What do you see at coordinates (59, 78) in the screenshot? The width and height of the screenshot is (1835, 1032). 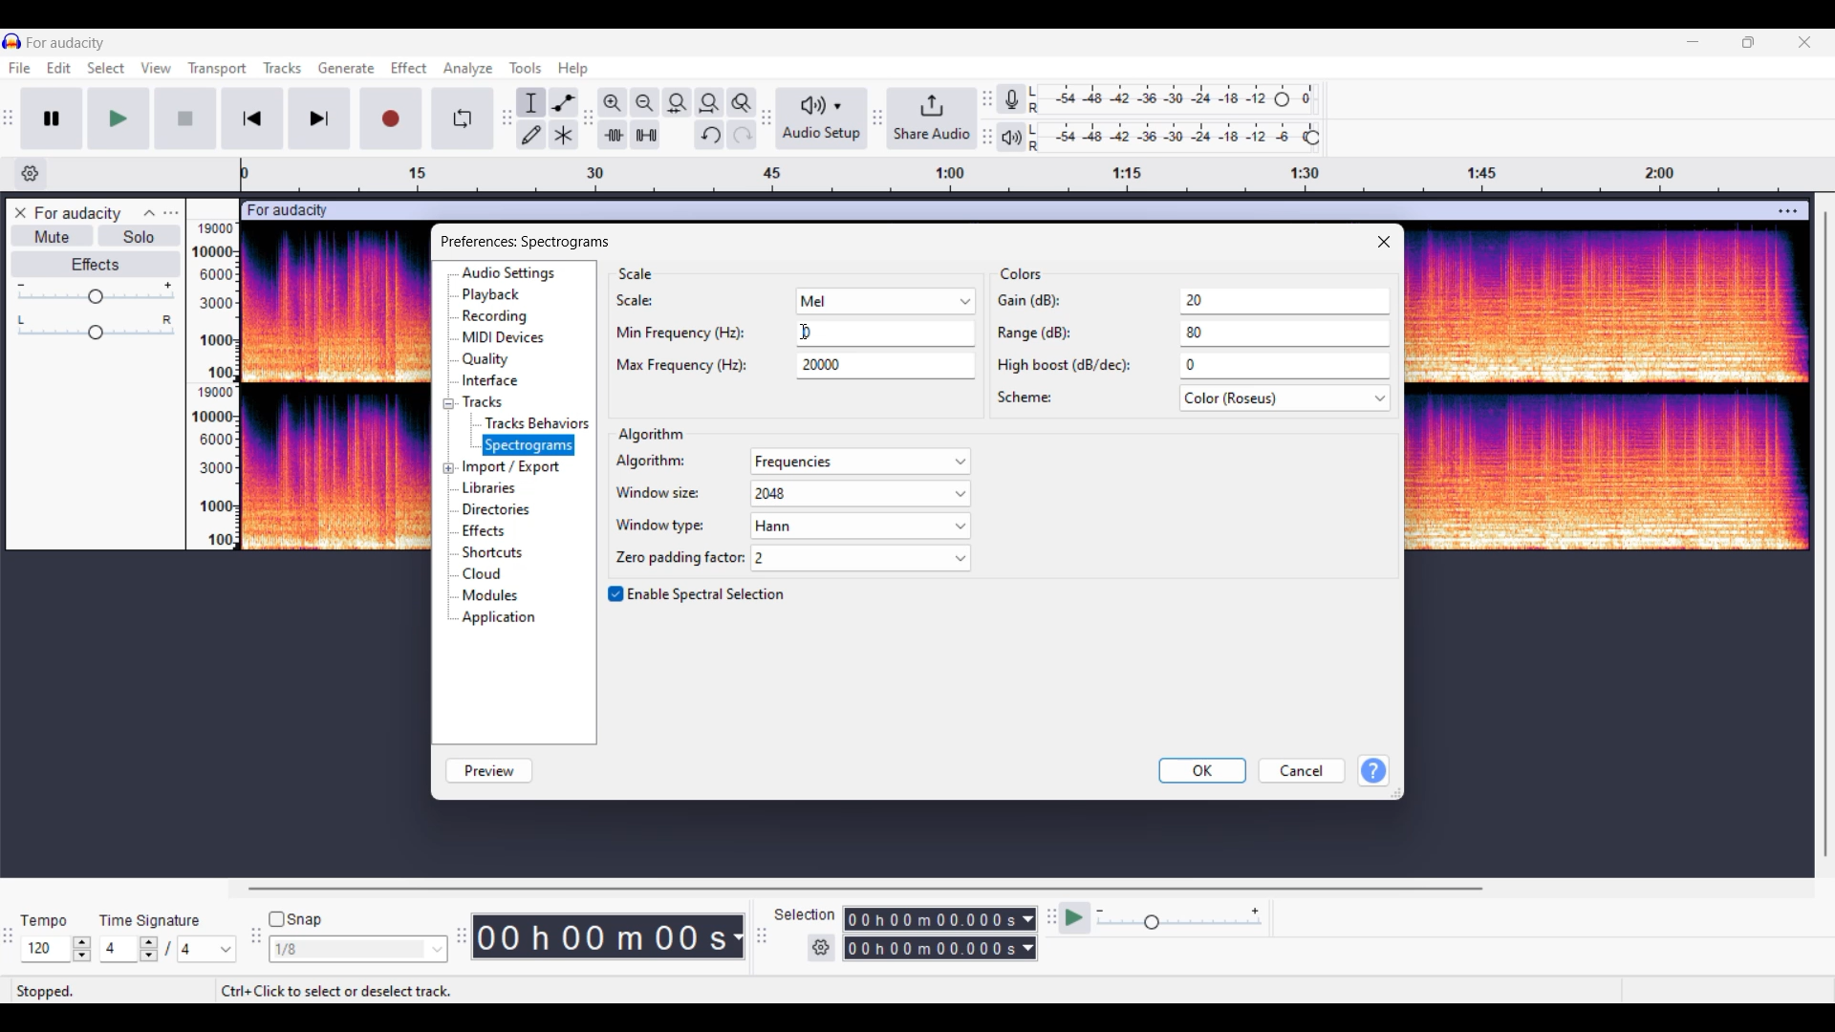 I see `Cursor clicking in Edit menu` at bounding box center [59, 78].